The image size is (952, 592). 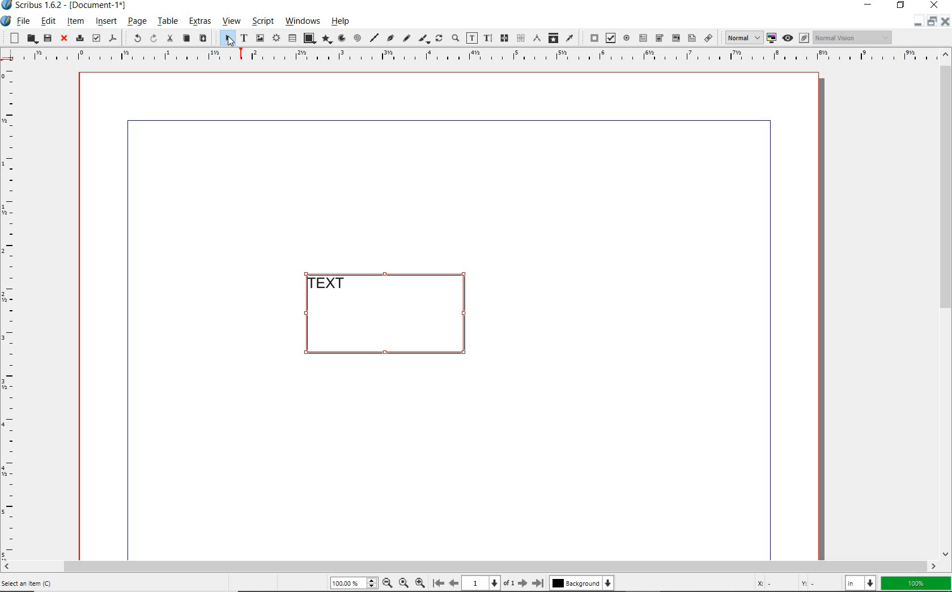 What do you see at coordinates (861, 583) in the screenshot?
I see `select unit: in` at bounding box center [861, 583].